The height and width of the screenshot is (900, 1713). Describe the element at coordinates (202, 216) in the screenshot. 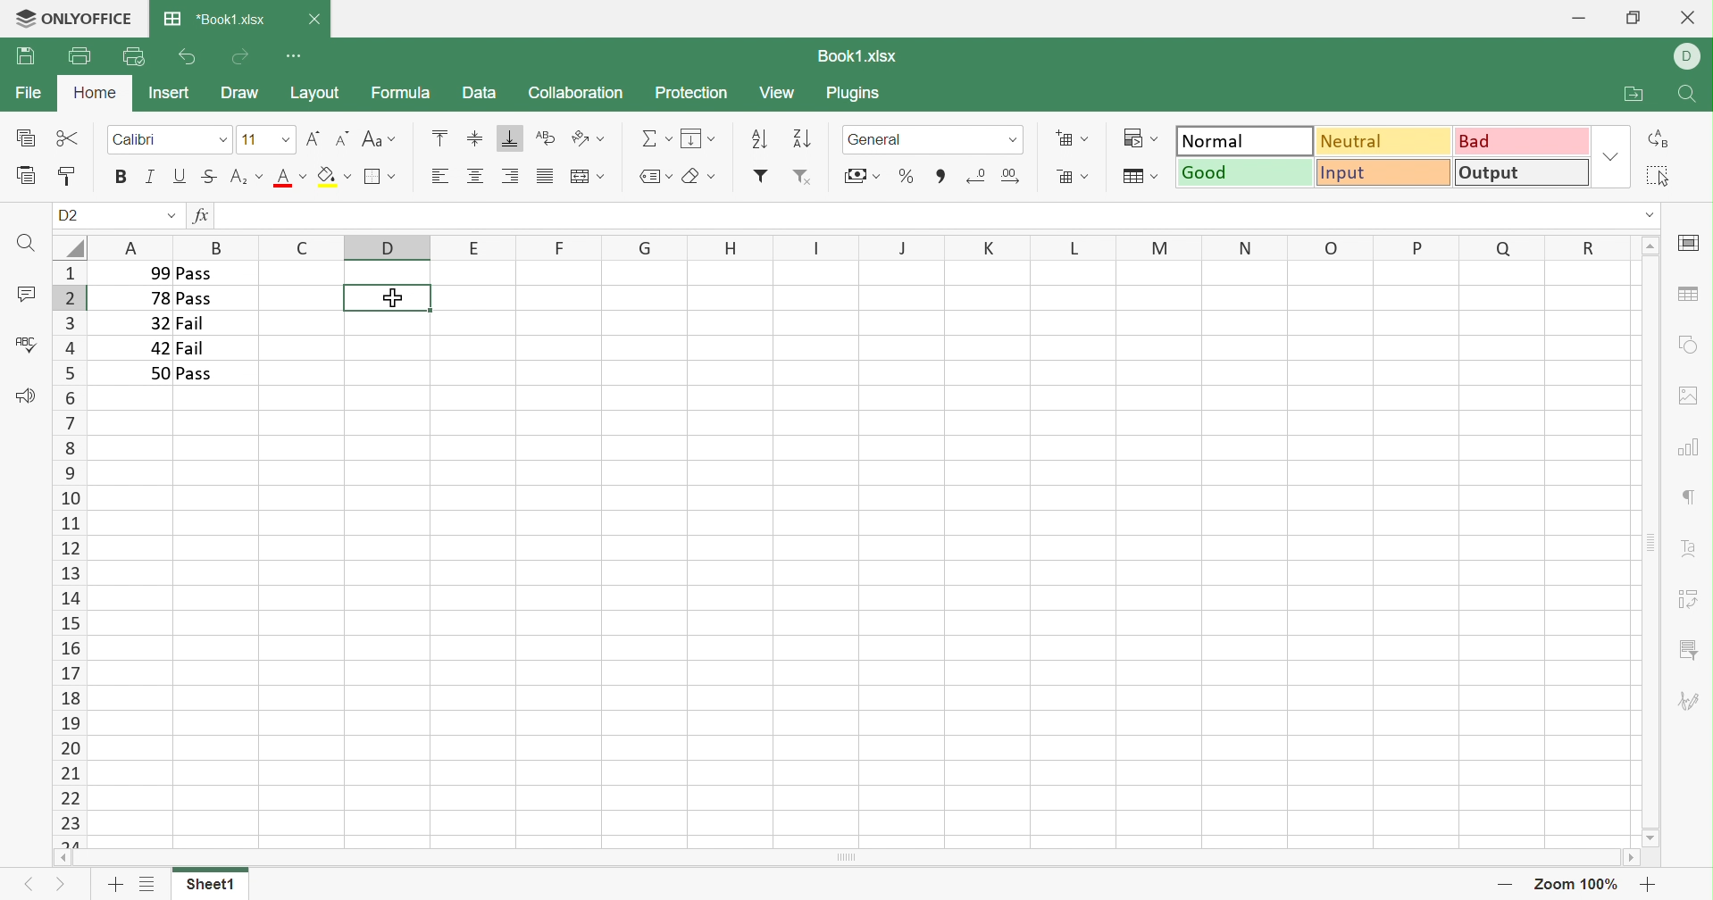

I see `fx` at that location.